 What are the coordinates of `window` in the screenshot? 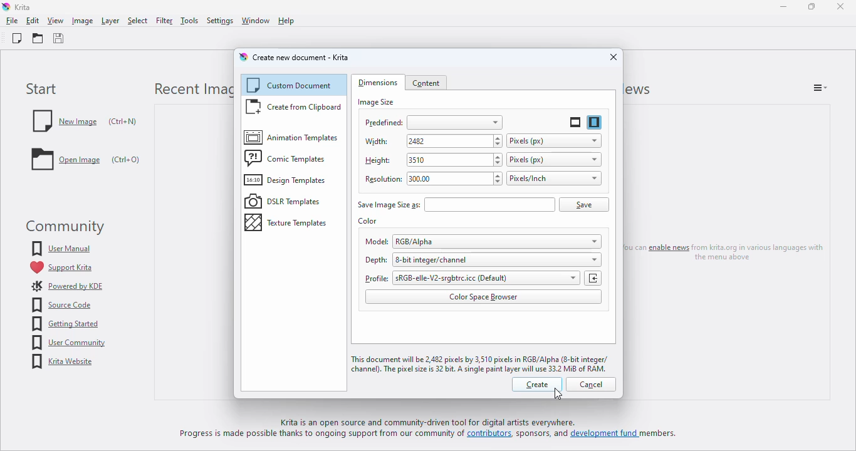 It's located at (254, 21).